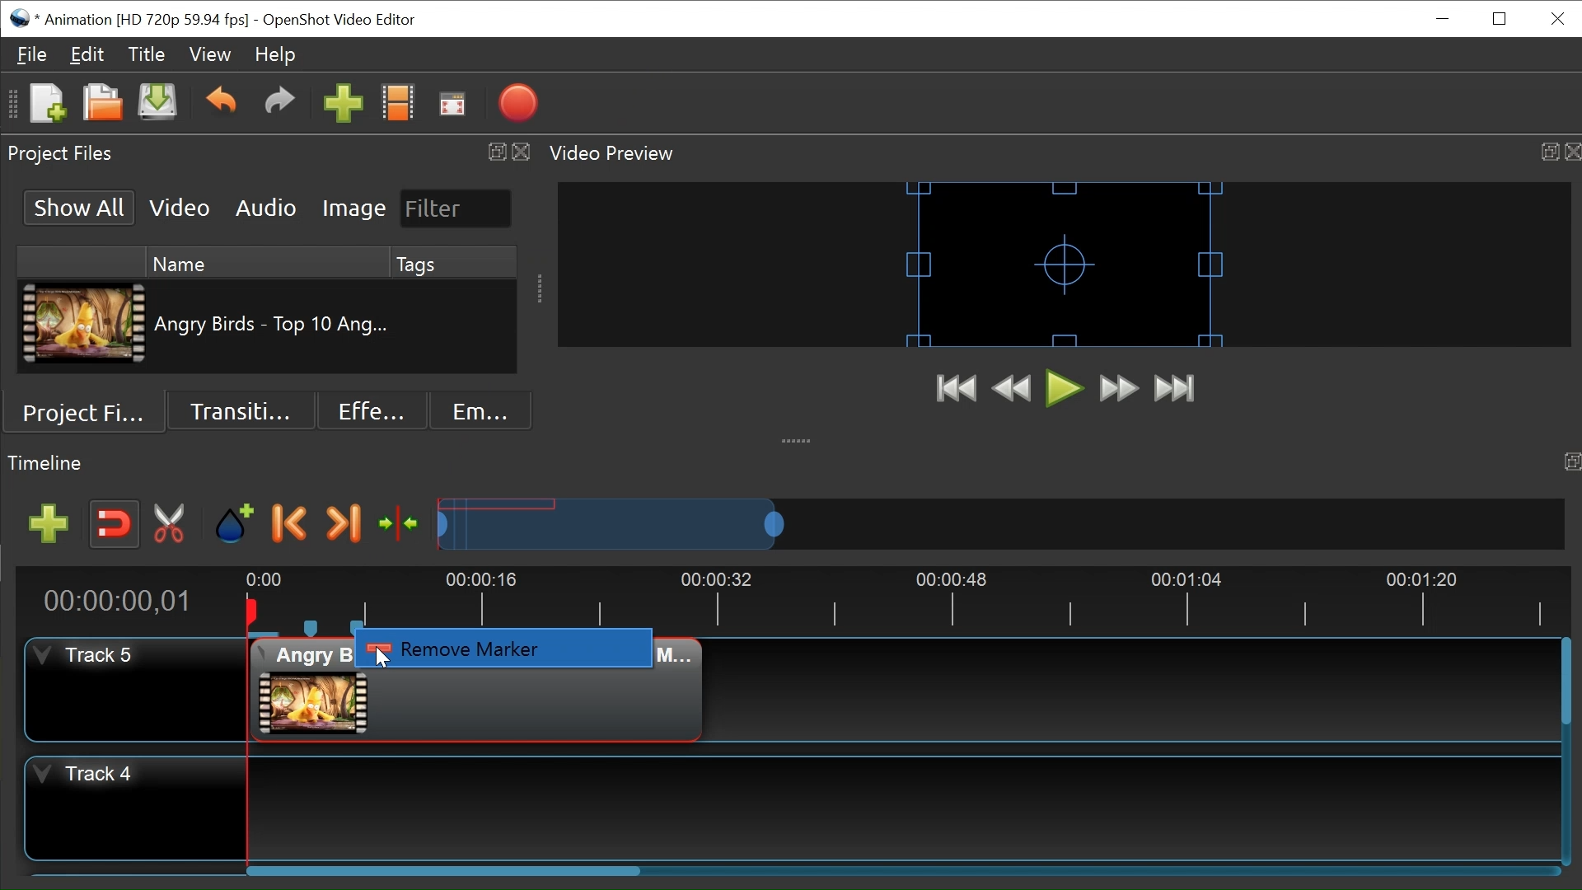  What do you see at coordinates (453, 263) in the screenshot?
I see `Tags` at bounding box center [453, 263].